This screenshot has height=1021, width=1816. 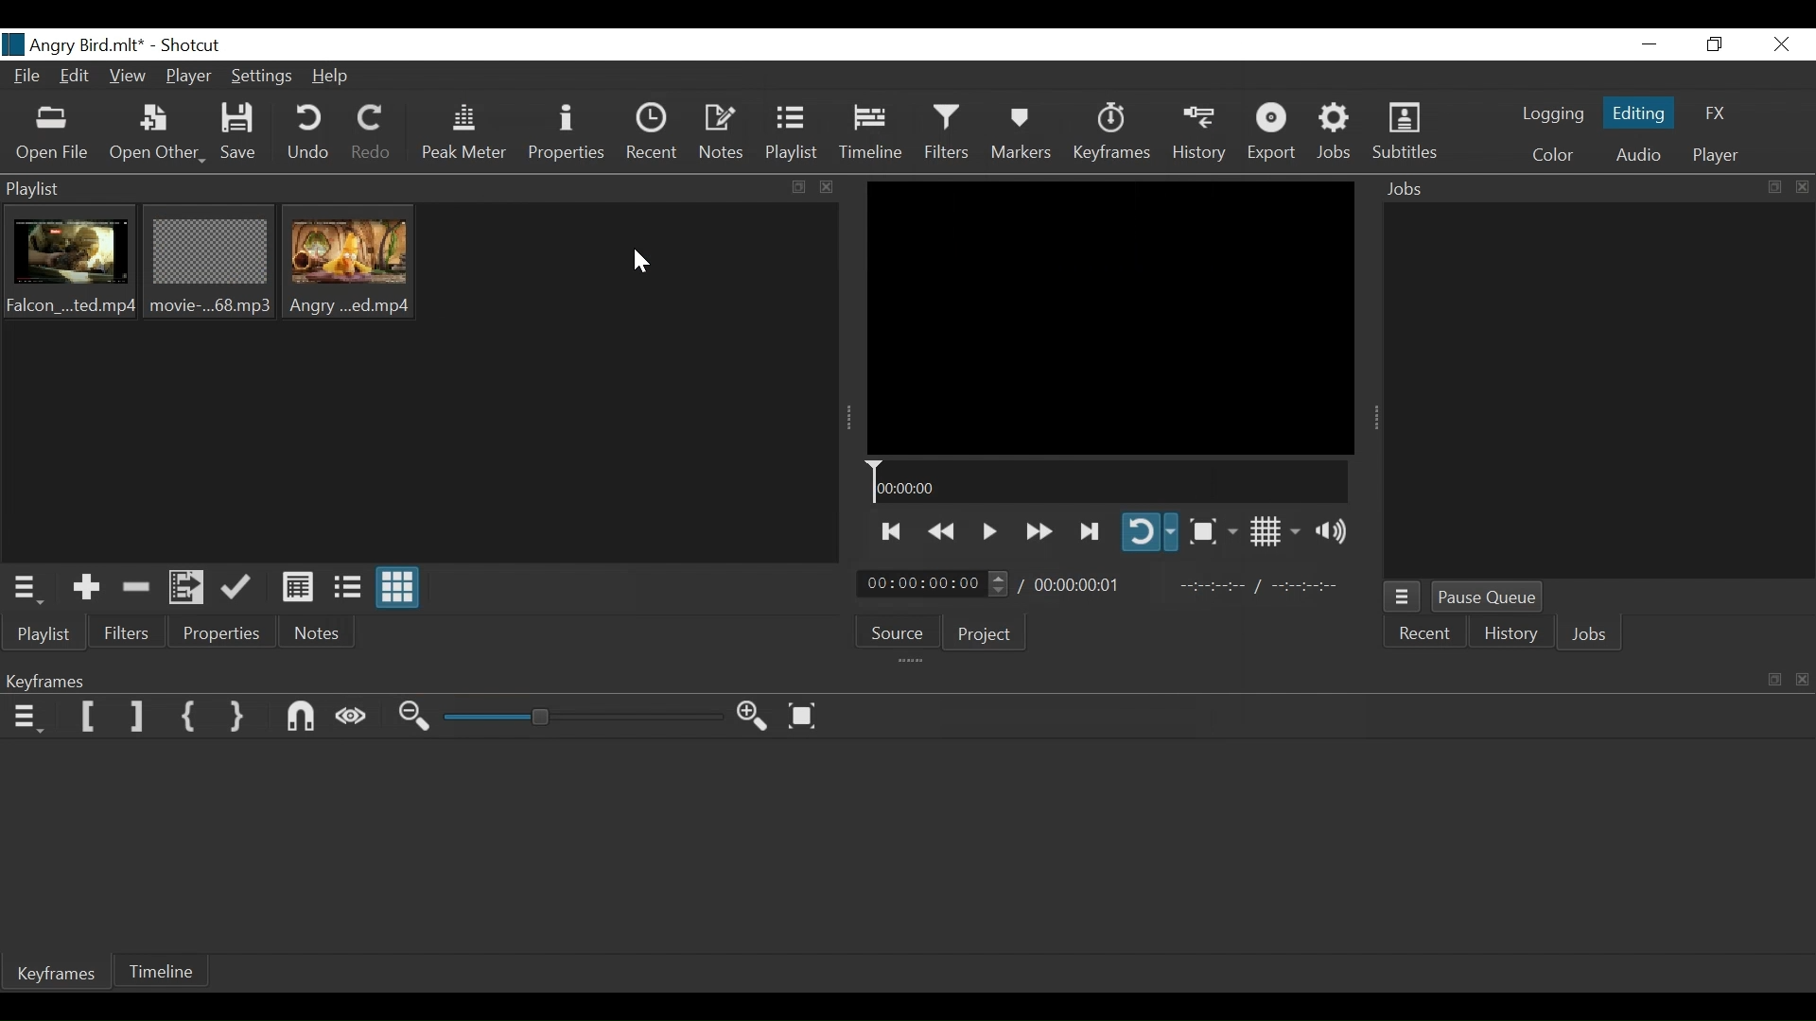 What do you see at coordinates (1636, 112) in the screenshot?
I see `Editing` at bounding box center [1636, 112].